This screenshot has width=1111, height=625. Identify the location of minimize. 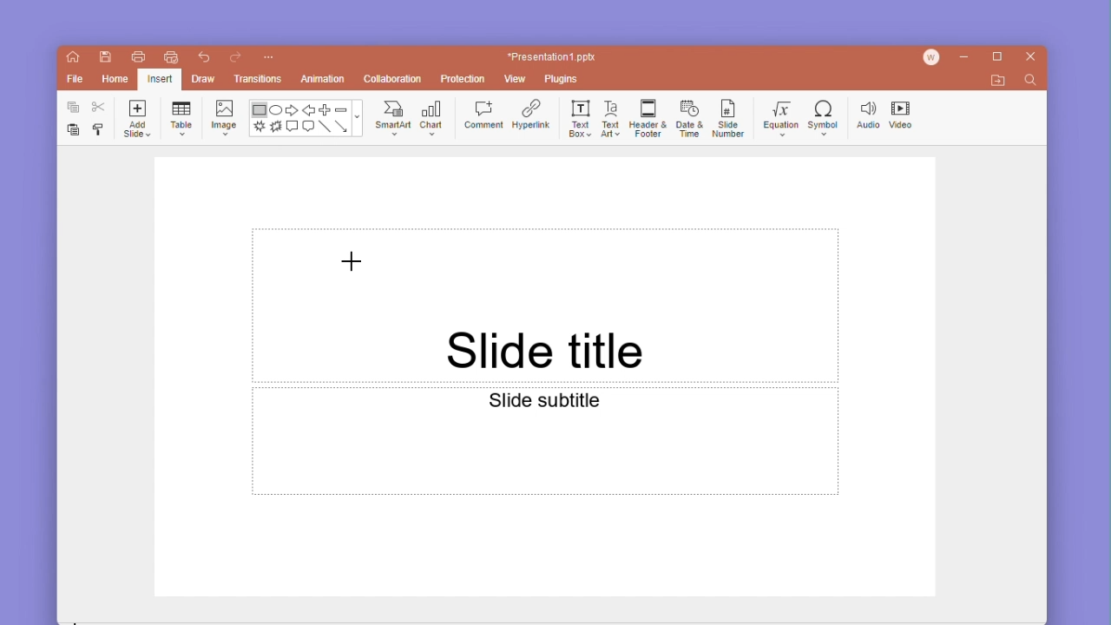
(966, 58).